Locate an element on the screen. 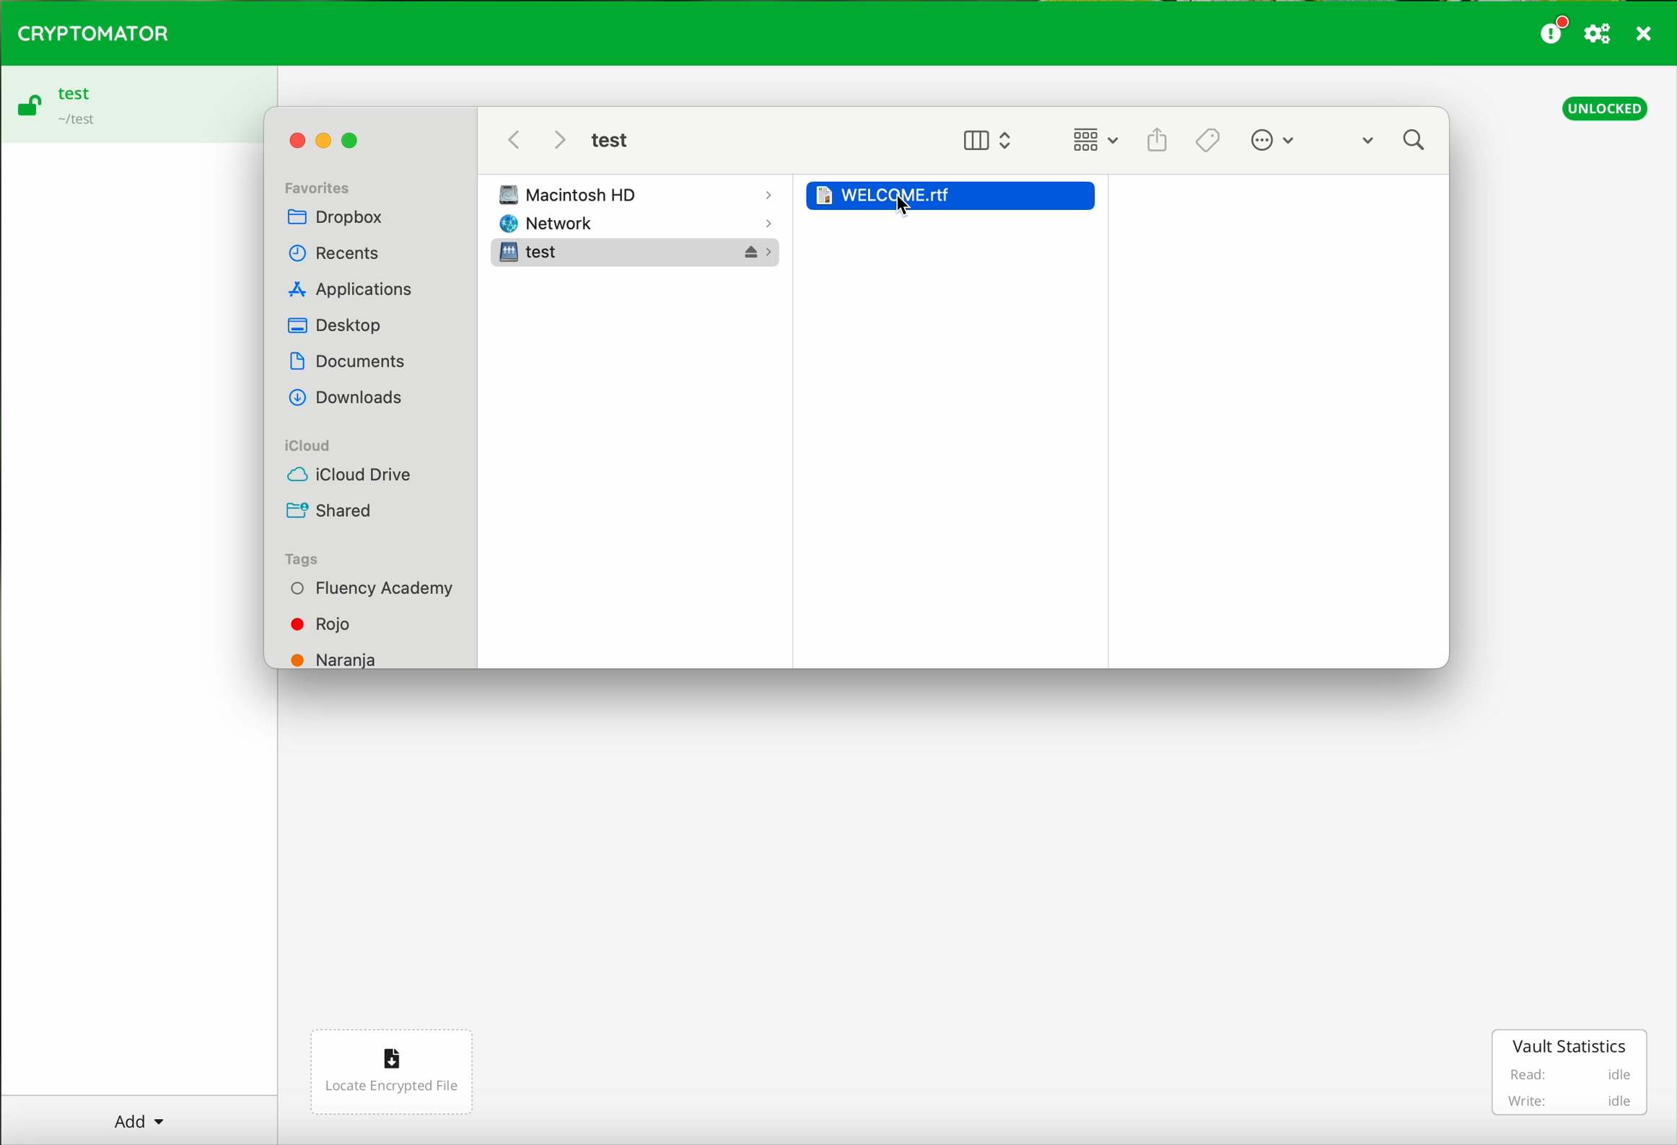  open padlock is located at coordinates (27, 108).